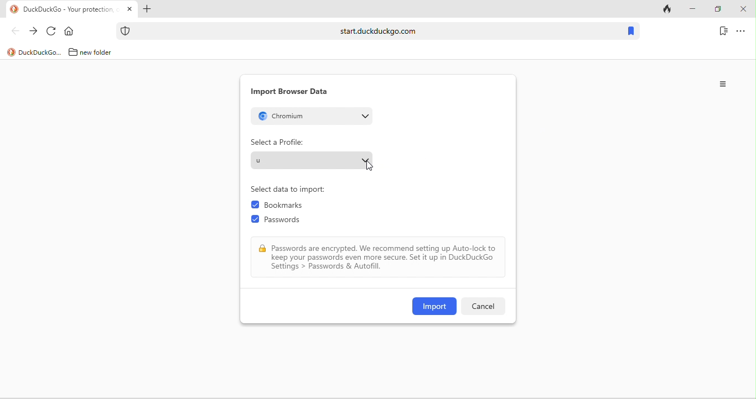 This screenshot has height=399, width=756. I want to click on forward, so click(33, 32).